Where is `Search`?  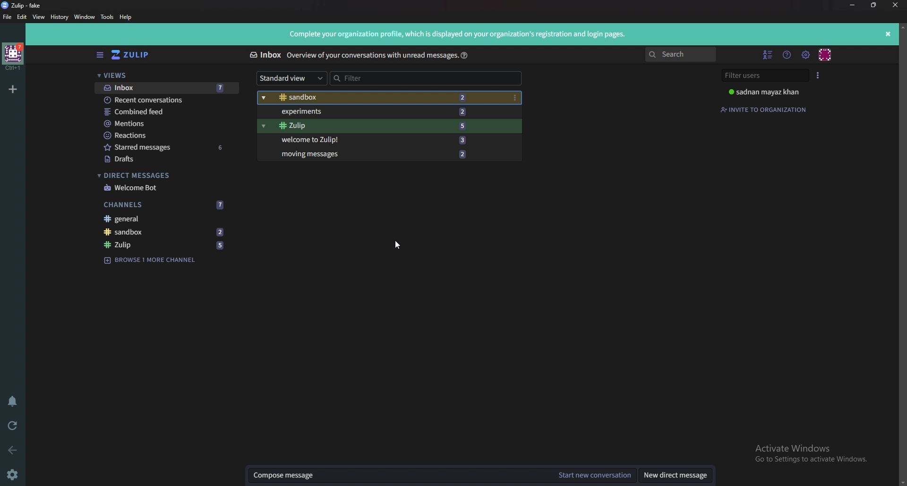
Search is located at coordinates (681, 55).